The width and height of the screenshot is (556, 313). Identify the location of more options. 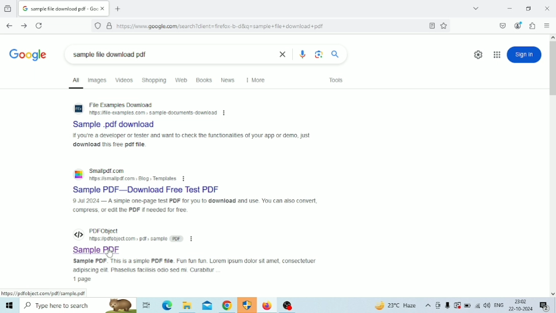
(184, 178).